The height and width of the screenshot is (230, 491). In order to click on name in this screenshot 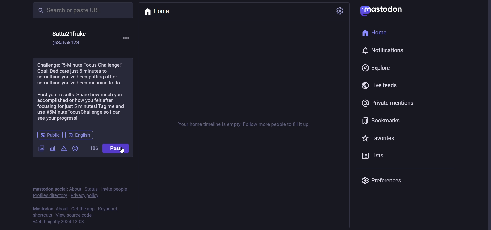, I will do `click(70, 32)`.